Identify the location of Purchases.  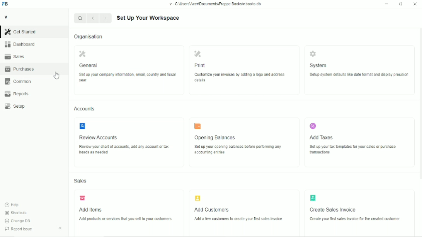
(20, 69).